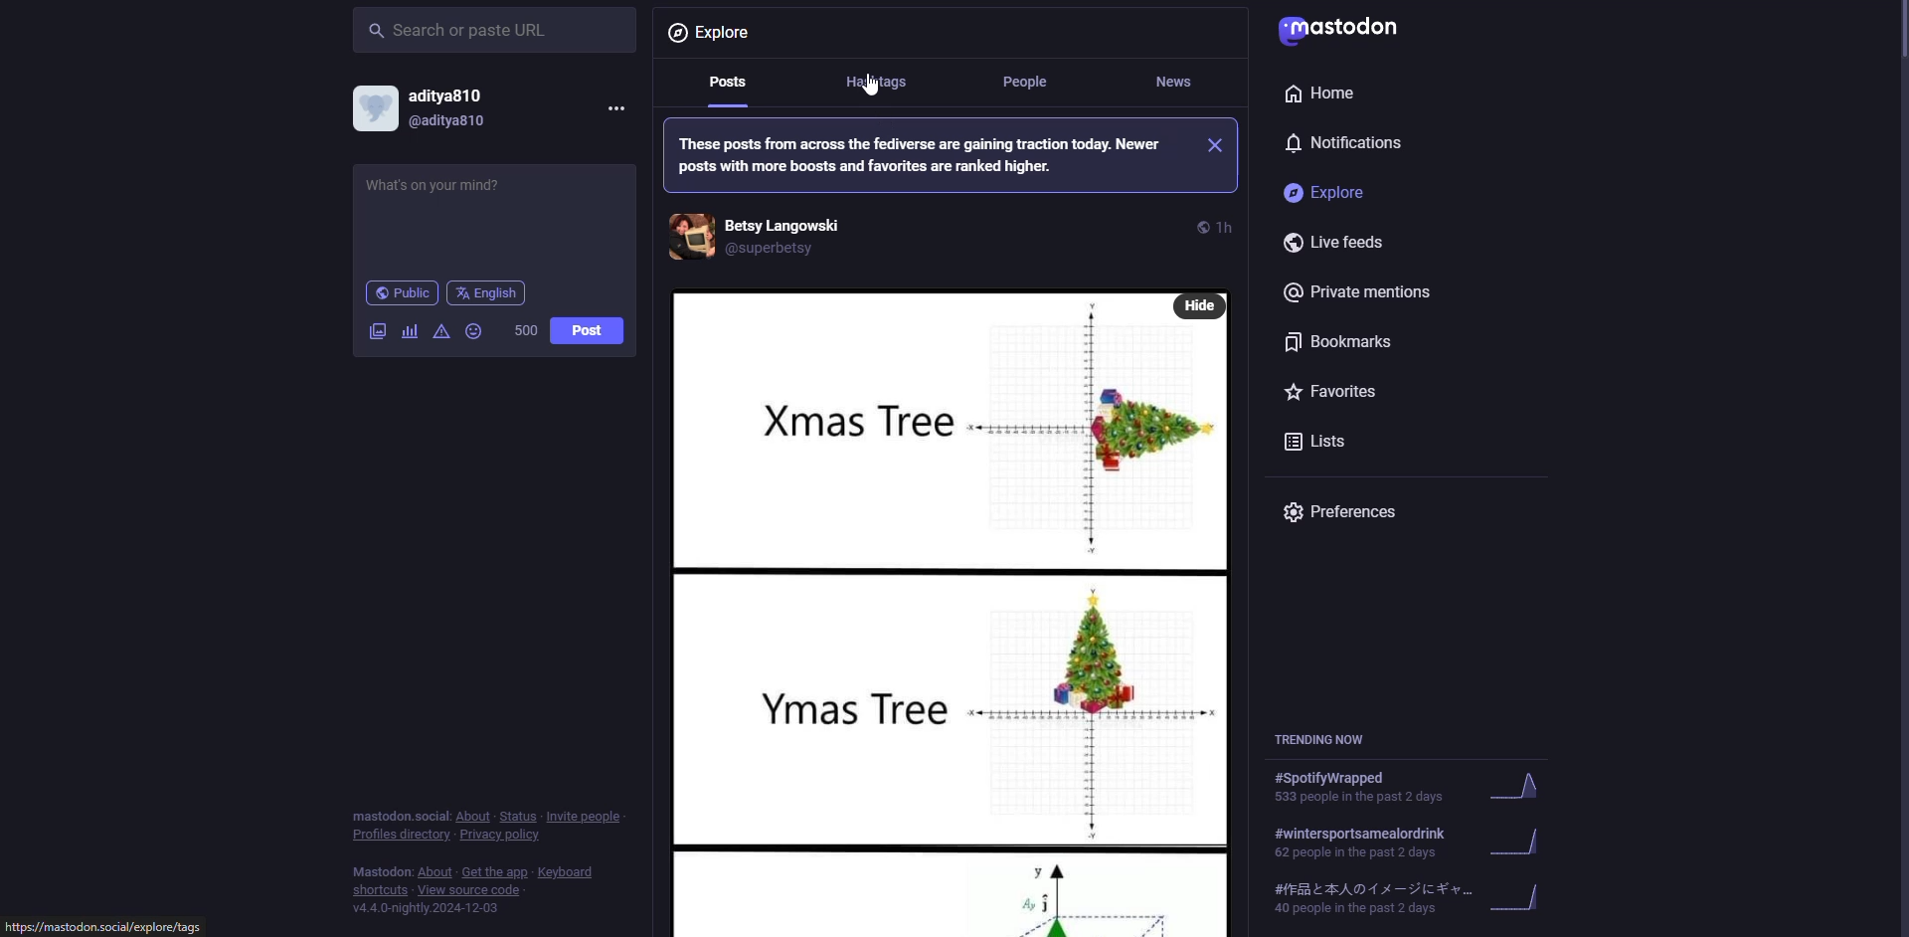 The height and width of the screenshot is (937, 1909). I want to click on explore, so click(1332, 194).